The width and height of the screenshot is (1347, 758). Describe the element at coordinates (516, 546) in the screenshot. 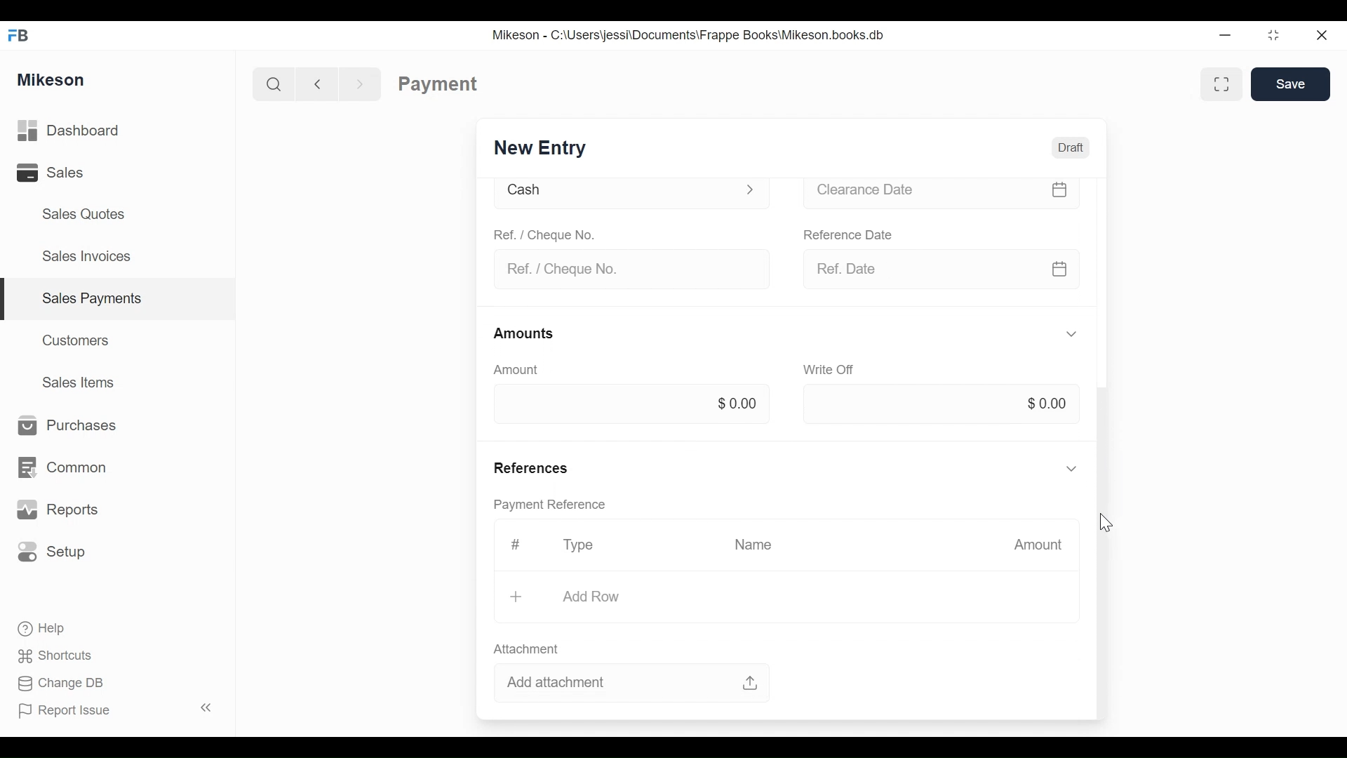

I see `Hashtag` at that location.